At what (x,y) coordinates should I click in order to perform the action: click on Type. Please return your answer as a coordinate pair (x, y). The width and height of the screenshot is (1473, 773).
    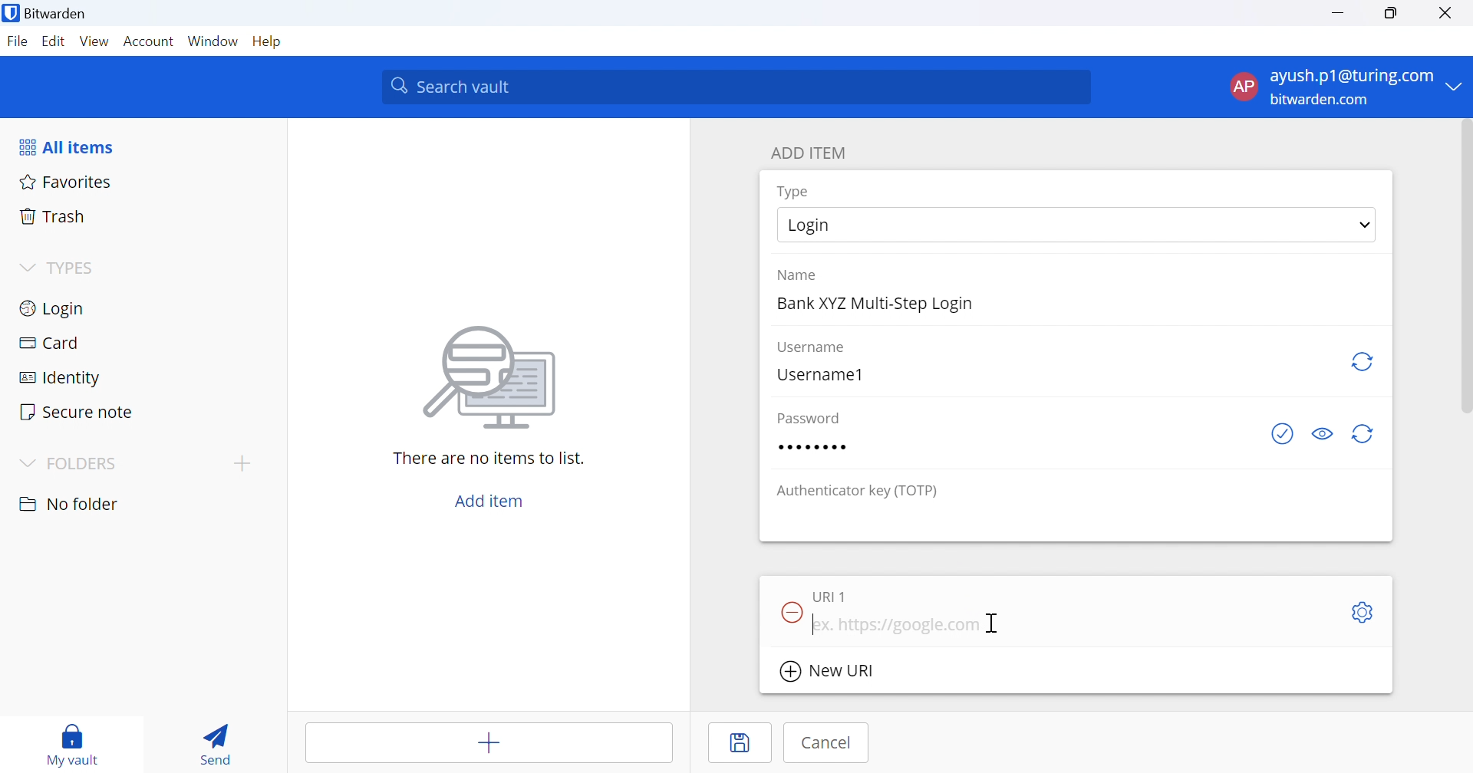
    Looking at the image, I should click on (794, 192).